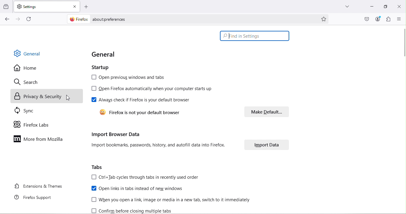  I want to click on Open firefox automatically when your computer starts up, so click(152, 89).